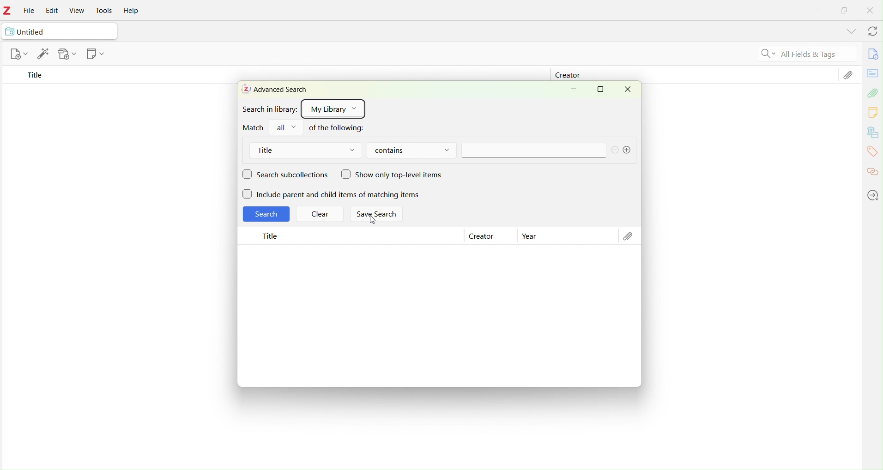  I want to click on Box, so click(603, 90).